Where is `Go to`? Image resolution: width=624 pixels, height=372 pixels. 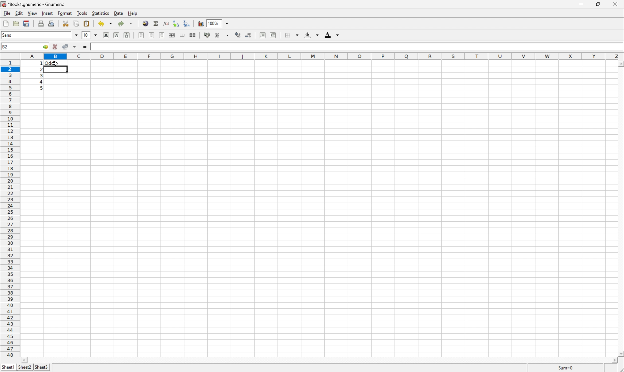 Go to is located at coordinates (45, 46).